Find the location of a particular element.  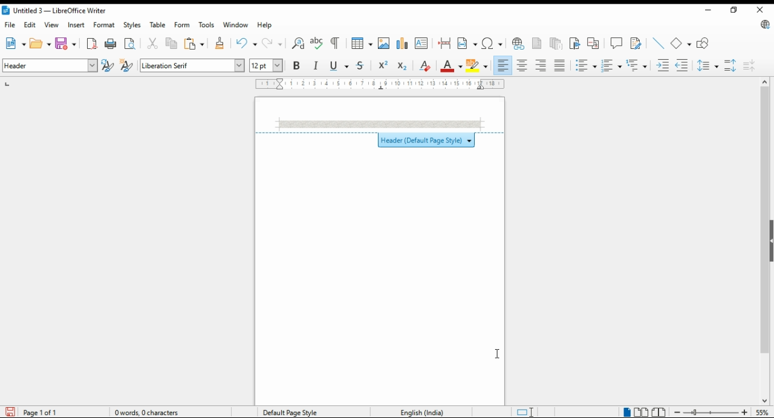

language is located at coordinates (421, 411).